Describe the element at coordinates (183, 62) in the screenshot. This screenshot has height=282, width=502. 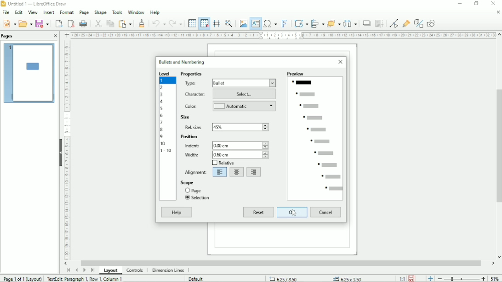
I see `Bullets and numbering` at that location.